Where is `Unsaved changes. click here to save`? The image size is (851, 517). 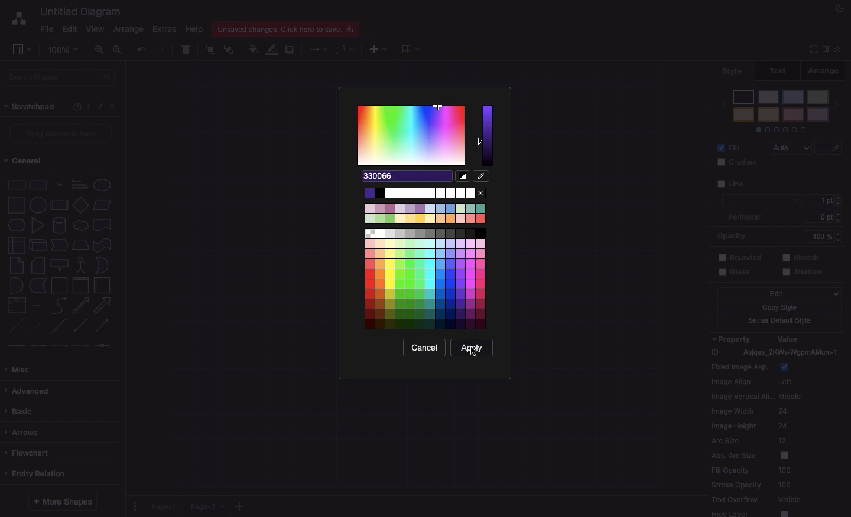 Unsaved changes. click here to save is located at coordinates (288, 28).